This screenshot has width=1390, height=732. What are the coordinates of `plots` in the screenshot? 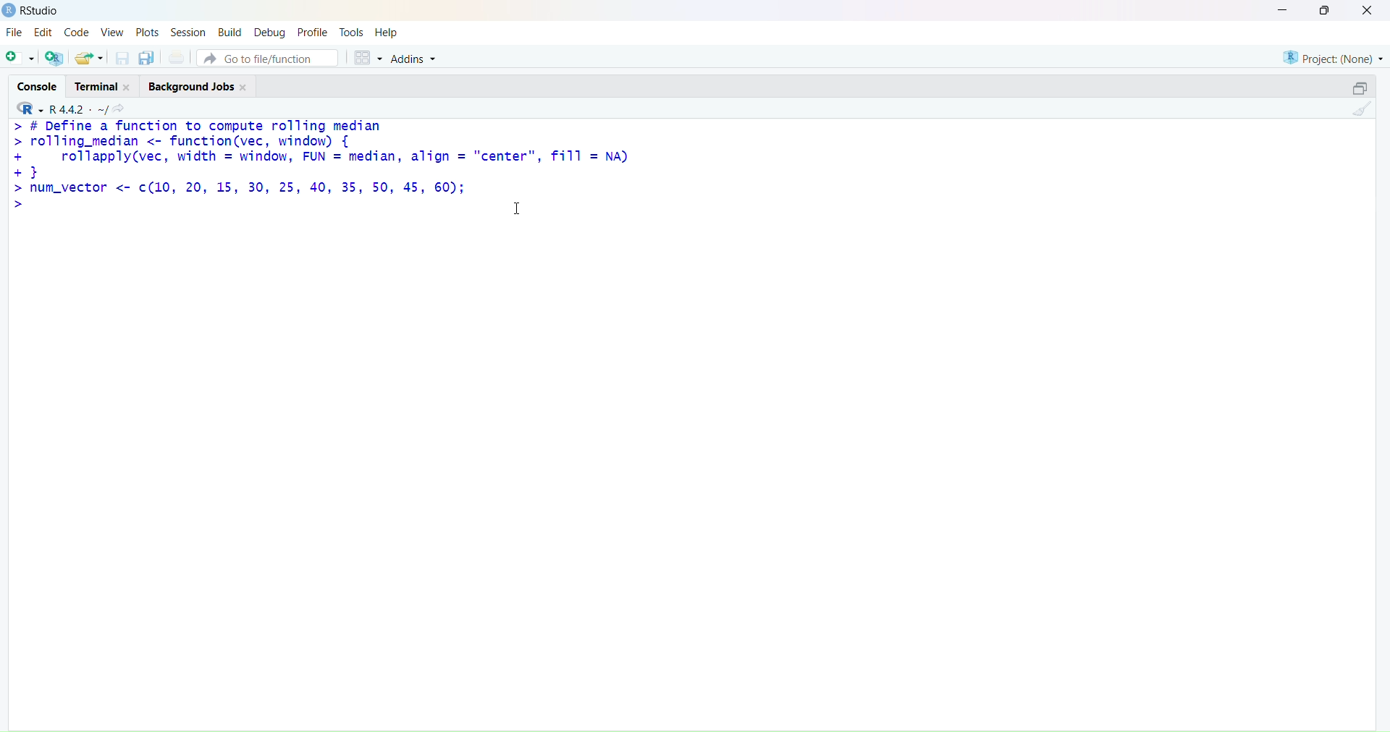 It's located at (149, 33).